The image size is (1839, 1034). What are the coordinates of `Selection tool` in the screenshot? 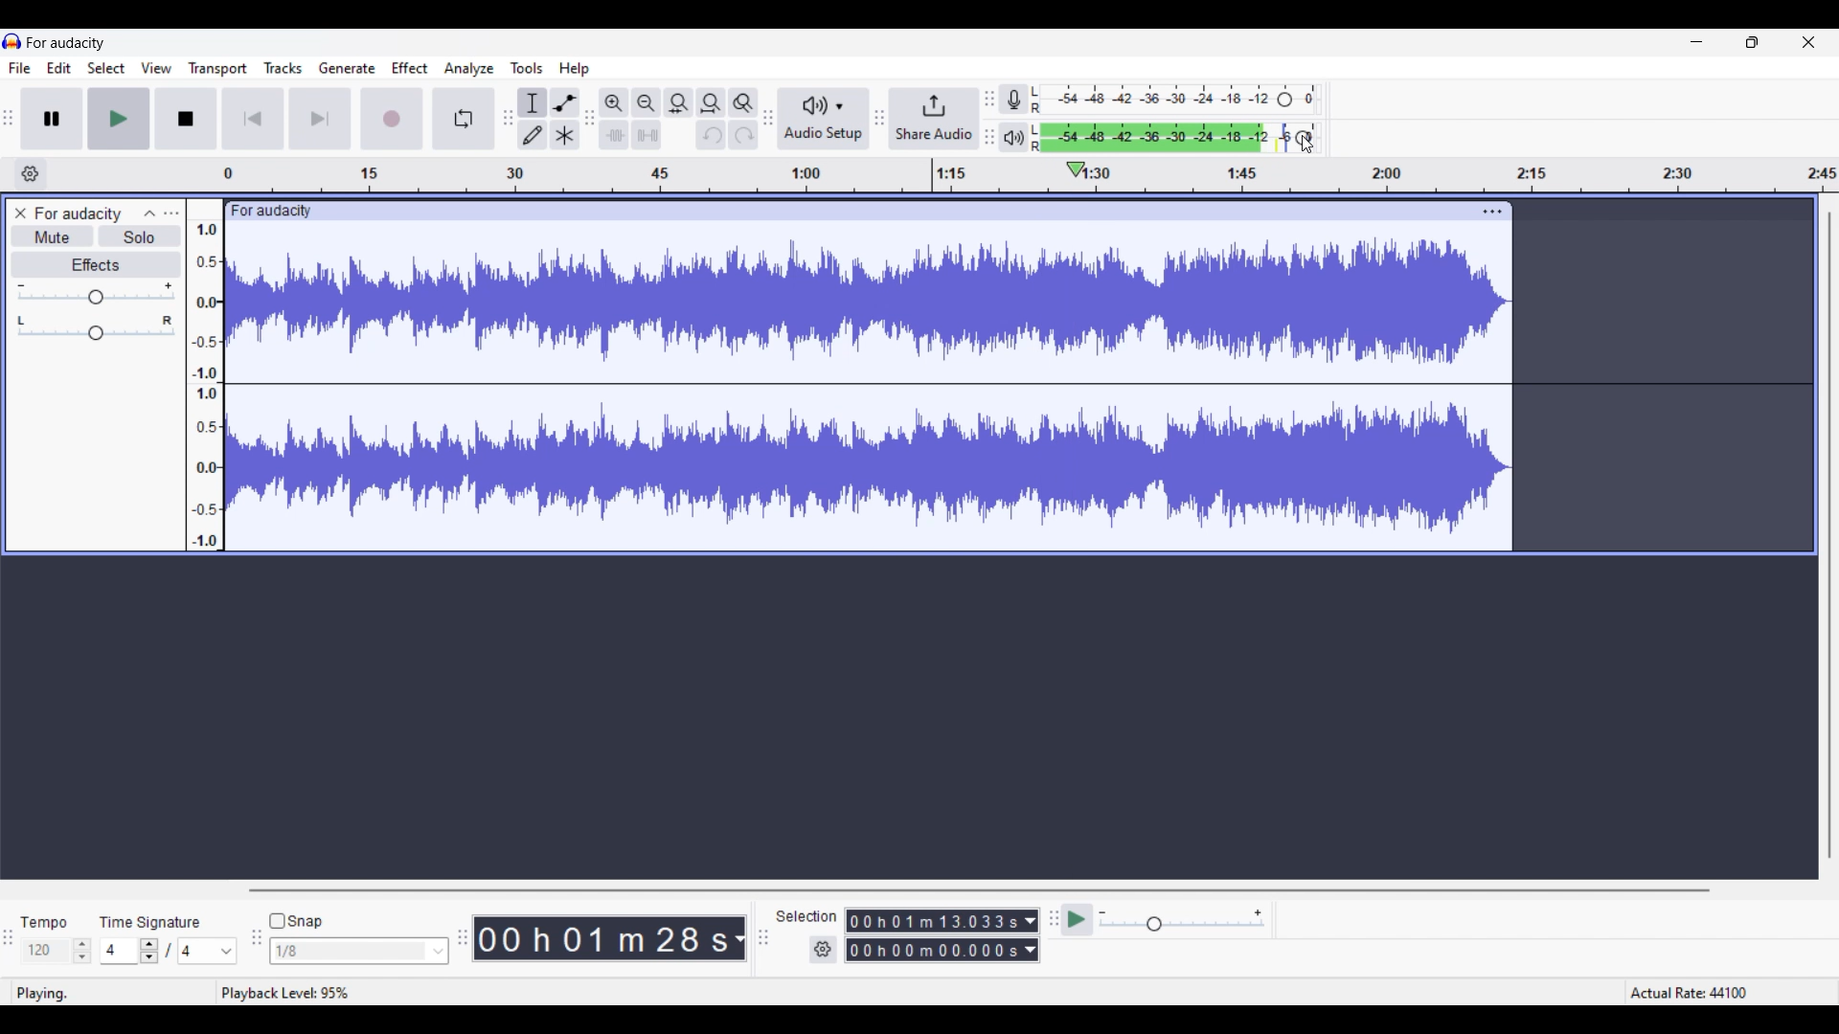 It's located at (533, 102).